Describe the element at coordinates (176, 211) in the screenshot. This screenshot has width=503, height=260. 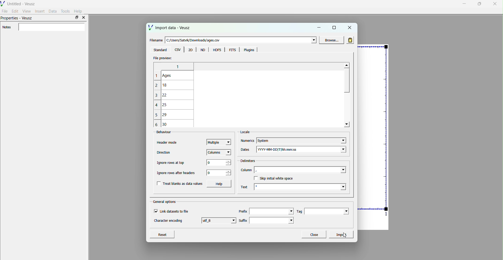
I see `Link datasets to file` at that location.